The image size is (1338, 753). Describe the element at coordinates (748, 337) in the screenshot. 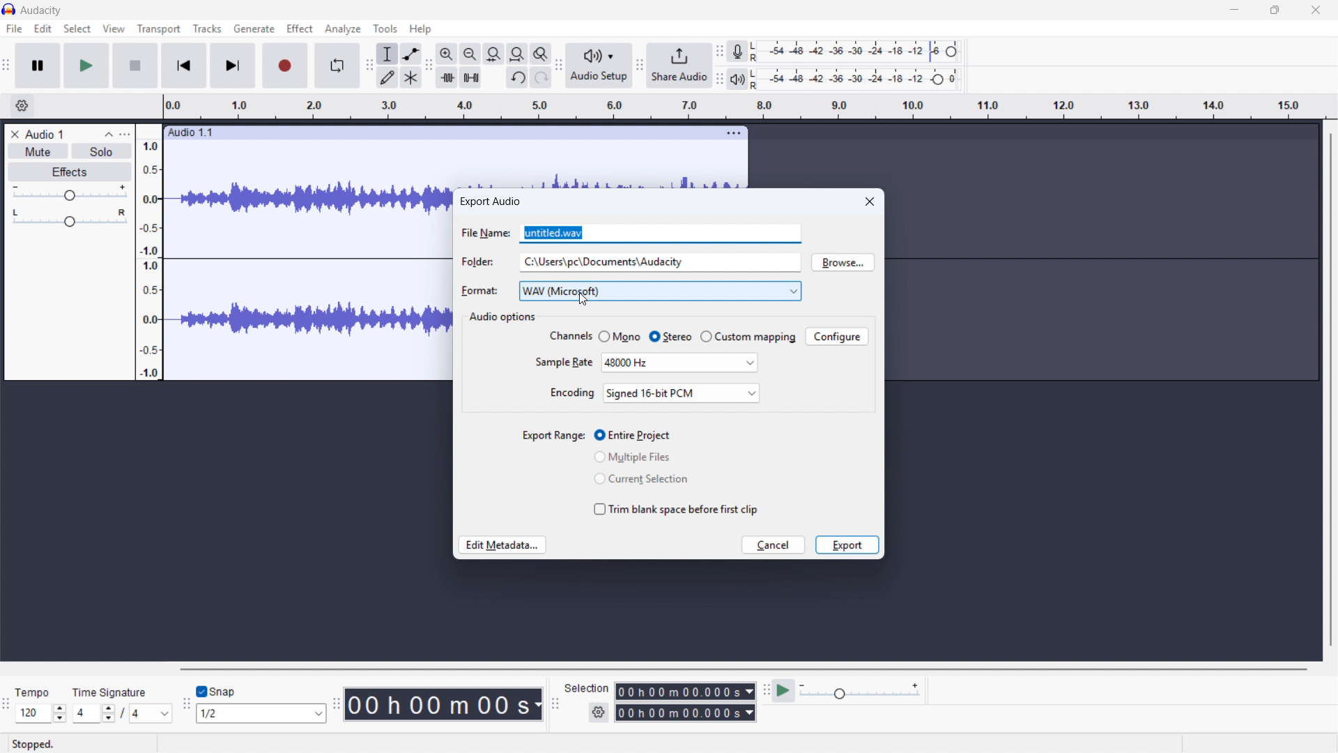

I see `Custom mapping ` at that location.